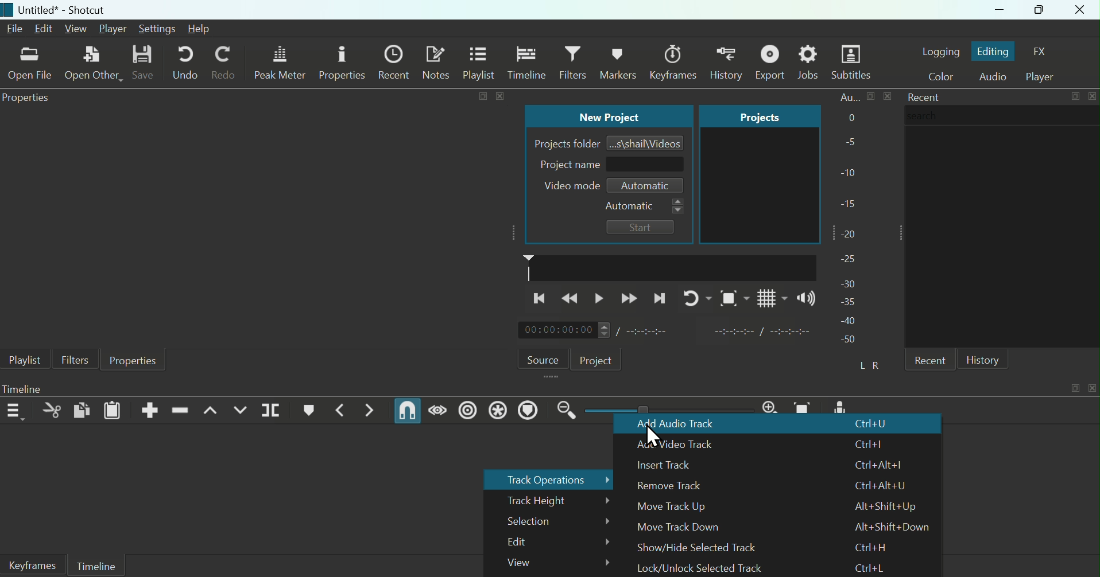 The height and width of the screenshot is (577, 1100). I want to click on recent, so click(929, 360).